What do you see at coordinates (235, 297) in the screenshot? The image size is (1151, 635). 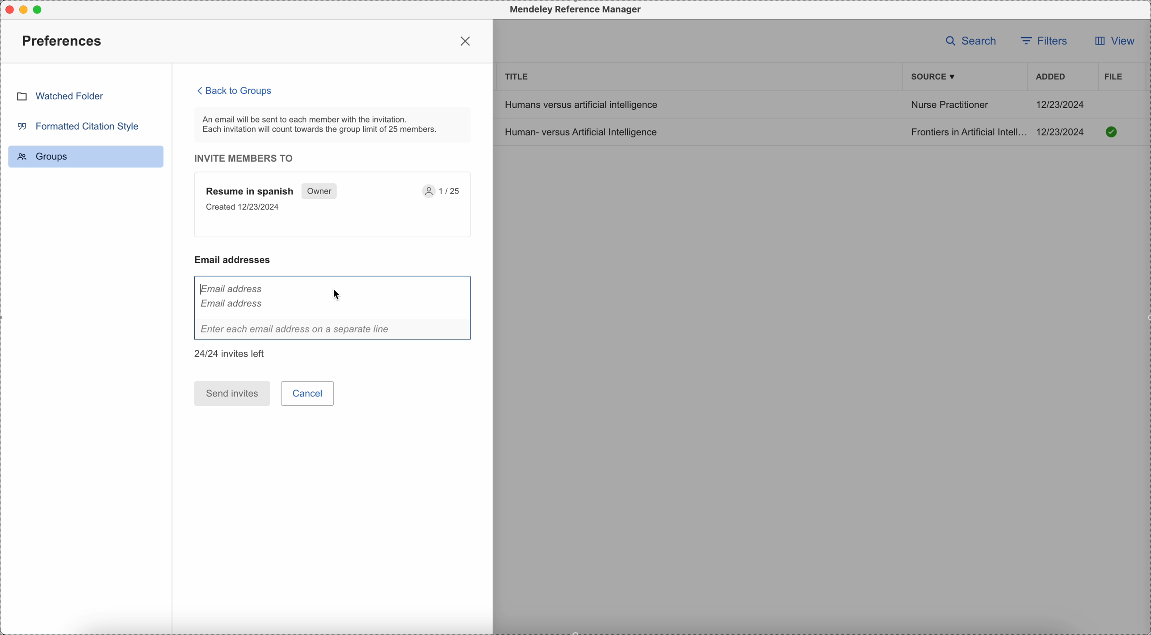 I see `Email Address` at bounding box center [235, 297].